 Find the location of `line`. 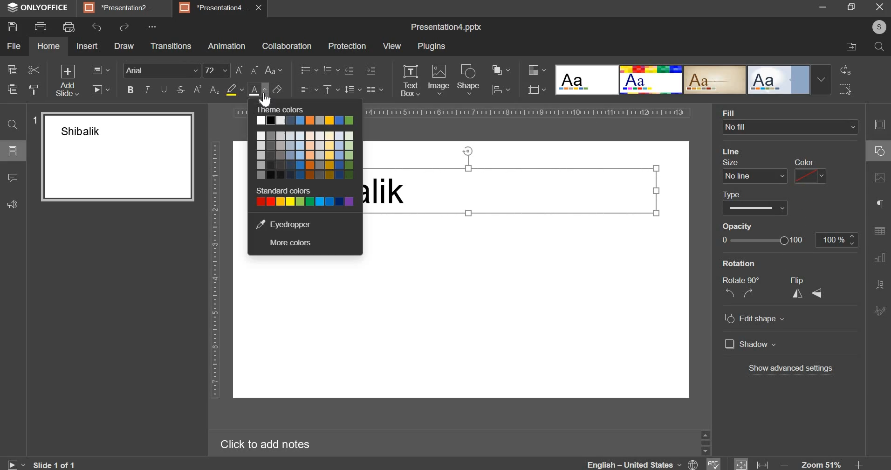

line is located at coordinates (735, 151).